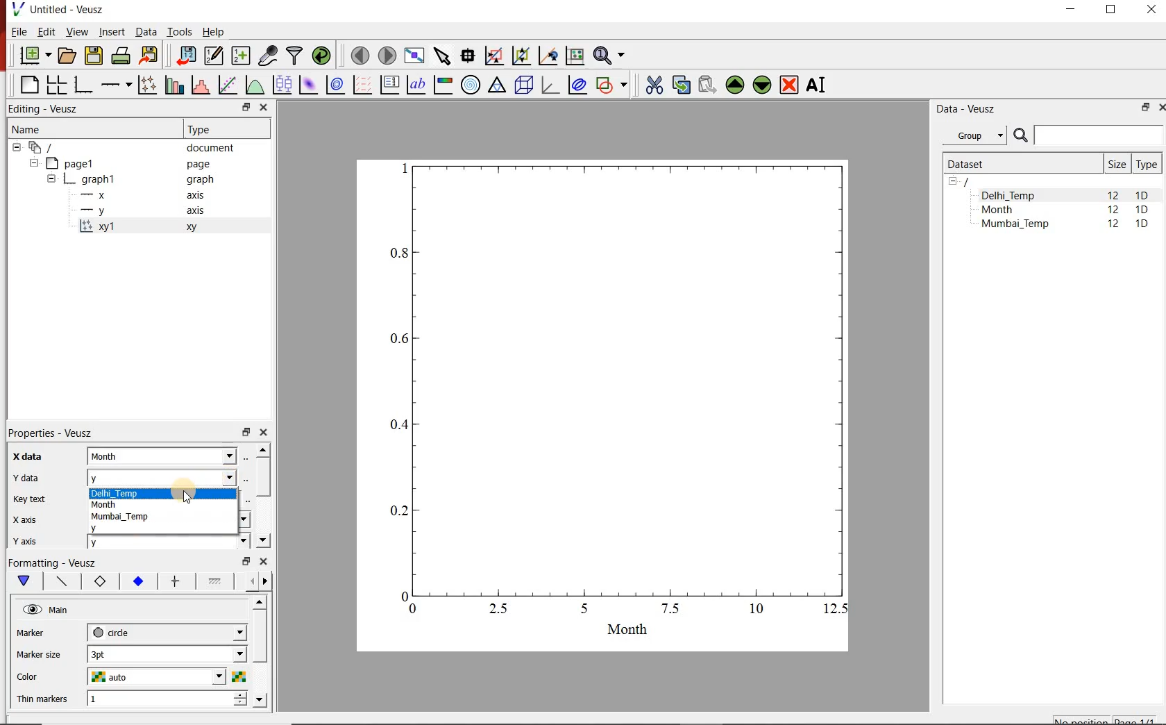  What do you see at coordinates (321, 54) in the screenshot?
I see `reload linked datasets` at bounding box center [321, 54].